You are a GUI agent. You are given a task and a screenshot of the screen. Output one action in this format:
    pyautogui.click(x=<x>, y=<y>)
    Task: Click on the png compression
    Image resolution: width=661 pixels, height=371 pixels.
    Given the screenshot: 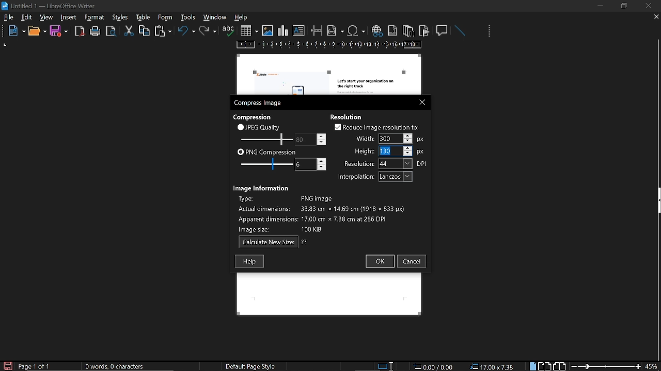 What is the action you would take?
    pyautogui.click(x=267, y=151)
    